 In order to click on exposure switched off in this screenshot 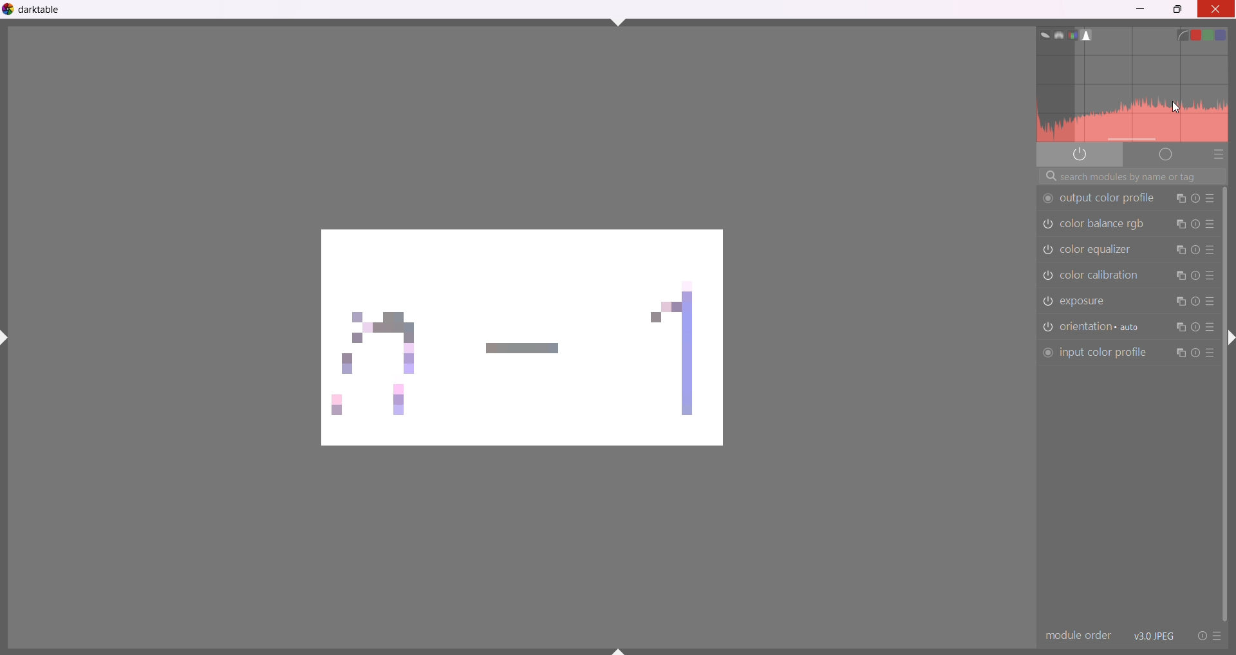, I will do `click(1046, 301)`.